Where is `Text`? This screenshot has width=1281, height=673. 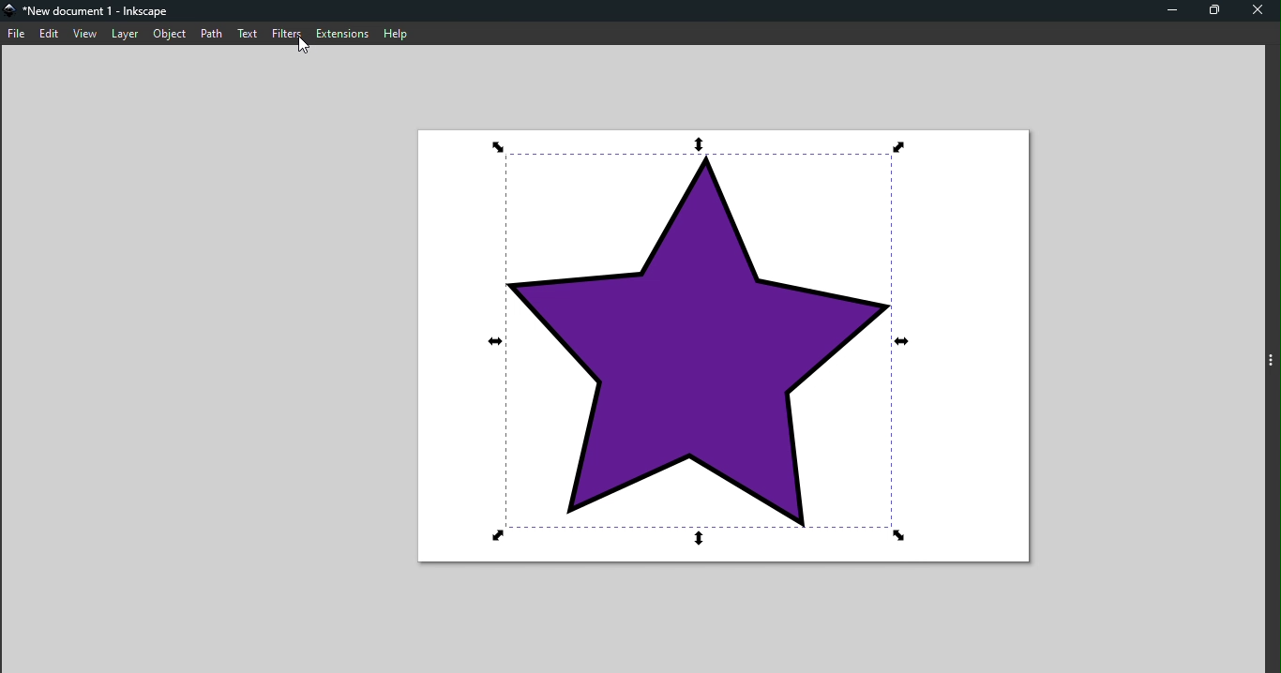 Text is located at coordinates (248, 35).